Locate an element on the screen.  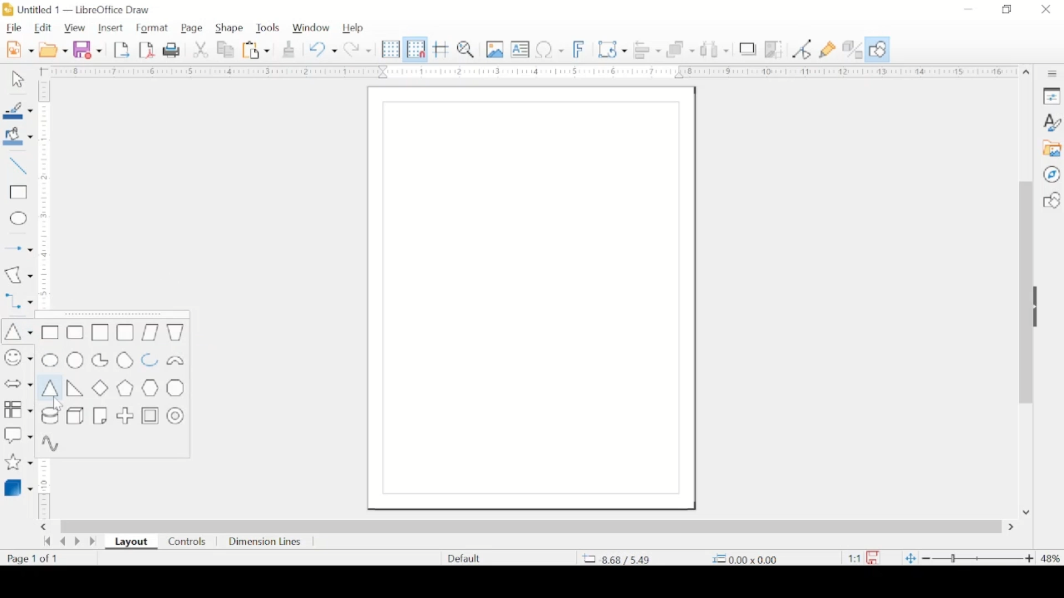
edit is located at coordinates (43, 28).